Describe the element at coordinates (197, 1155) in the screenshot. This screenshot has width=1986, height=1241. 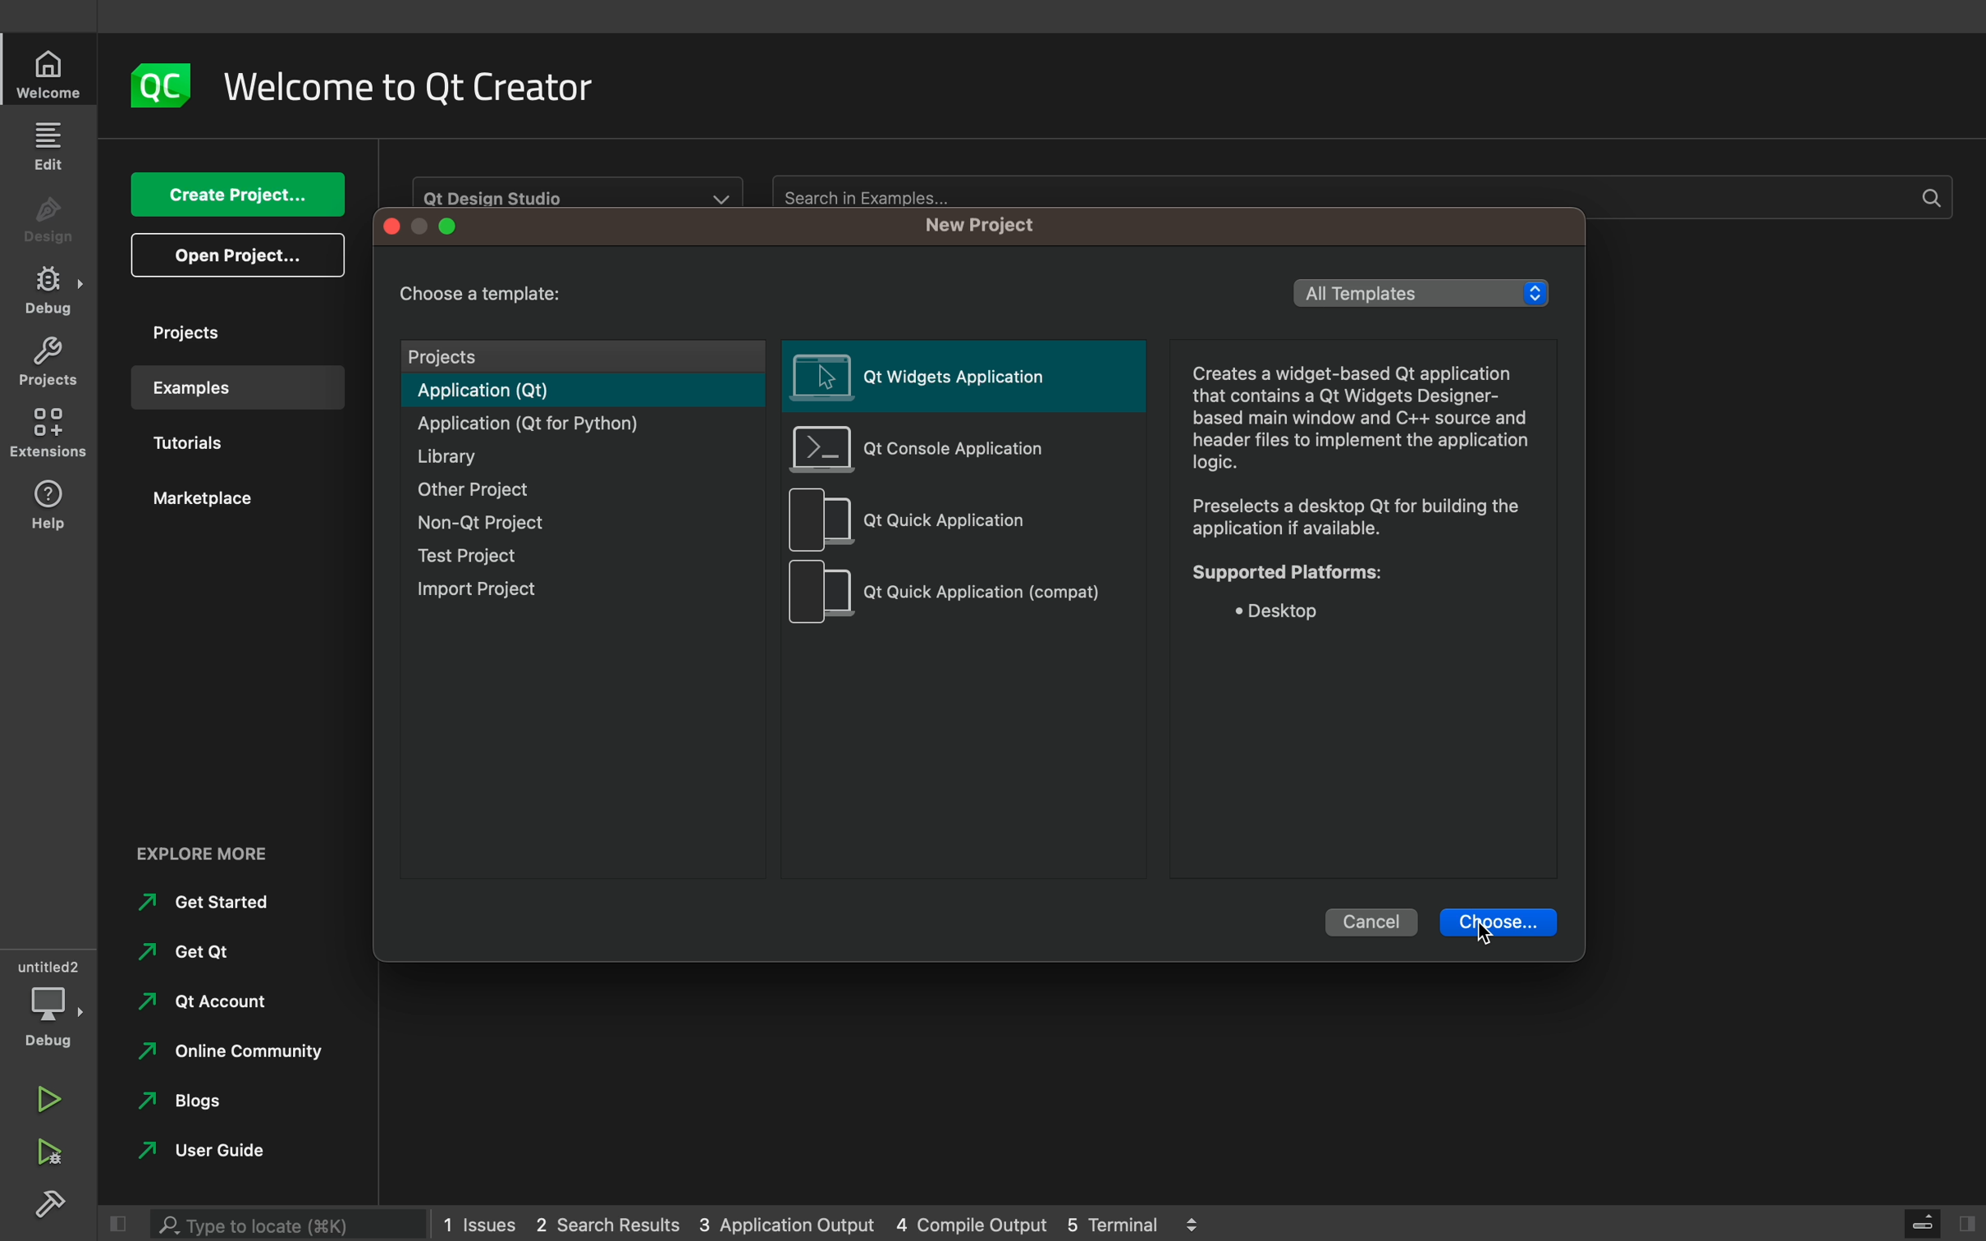
I see `user guides` at that location.